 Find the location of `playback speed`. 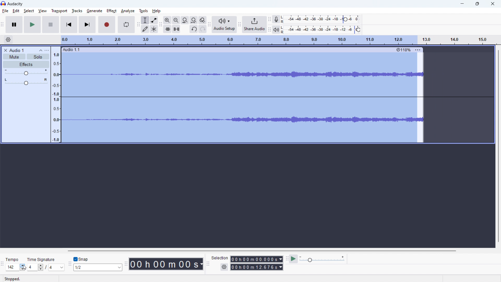

playback speed is located at coordinates (323, 259).